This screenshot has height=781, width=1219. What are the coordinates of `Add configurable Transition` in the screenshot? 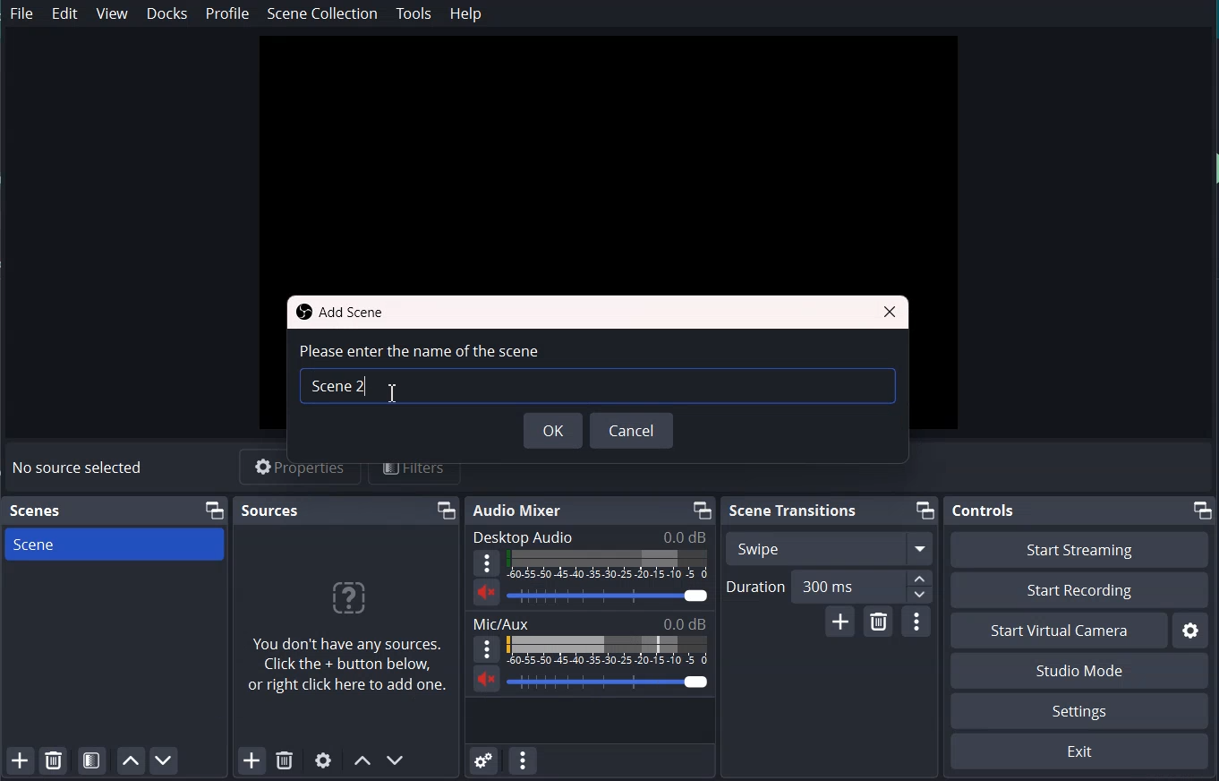 It's located at (840, 621).